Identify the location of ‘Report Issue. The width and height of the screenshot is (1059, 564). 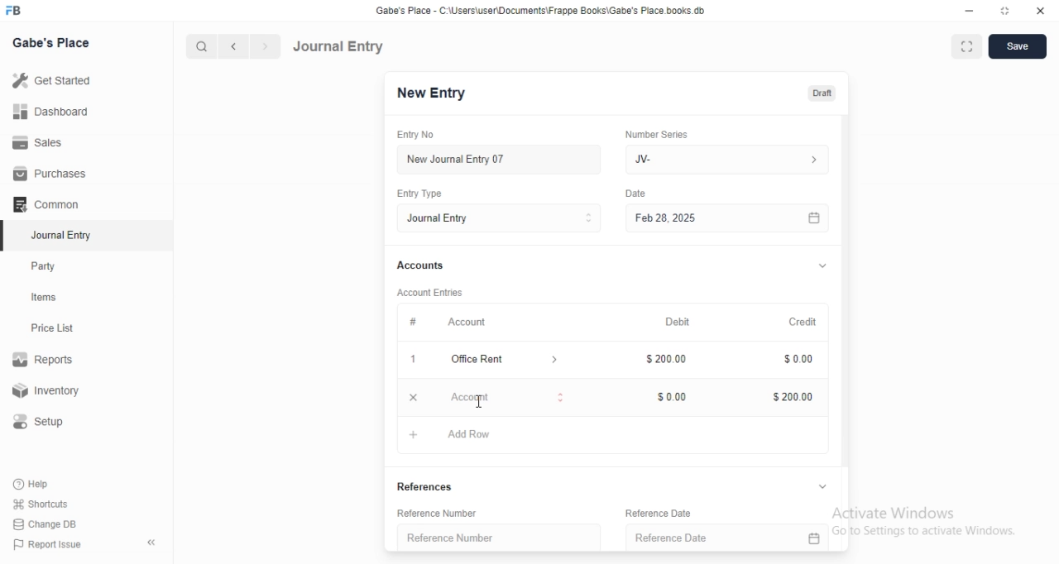
(46, 544).